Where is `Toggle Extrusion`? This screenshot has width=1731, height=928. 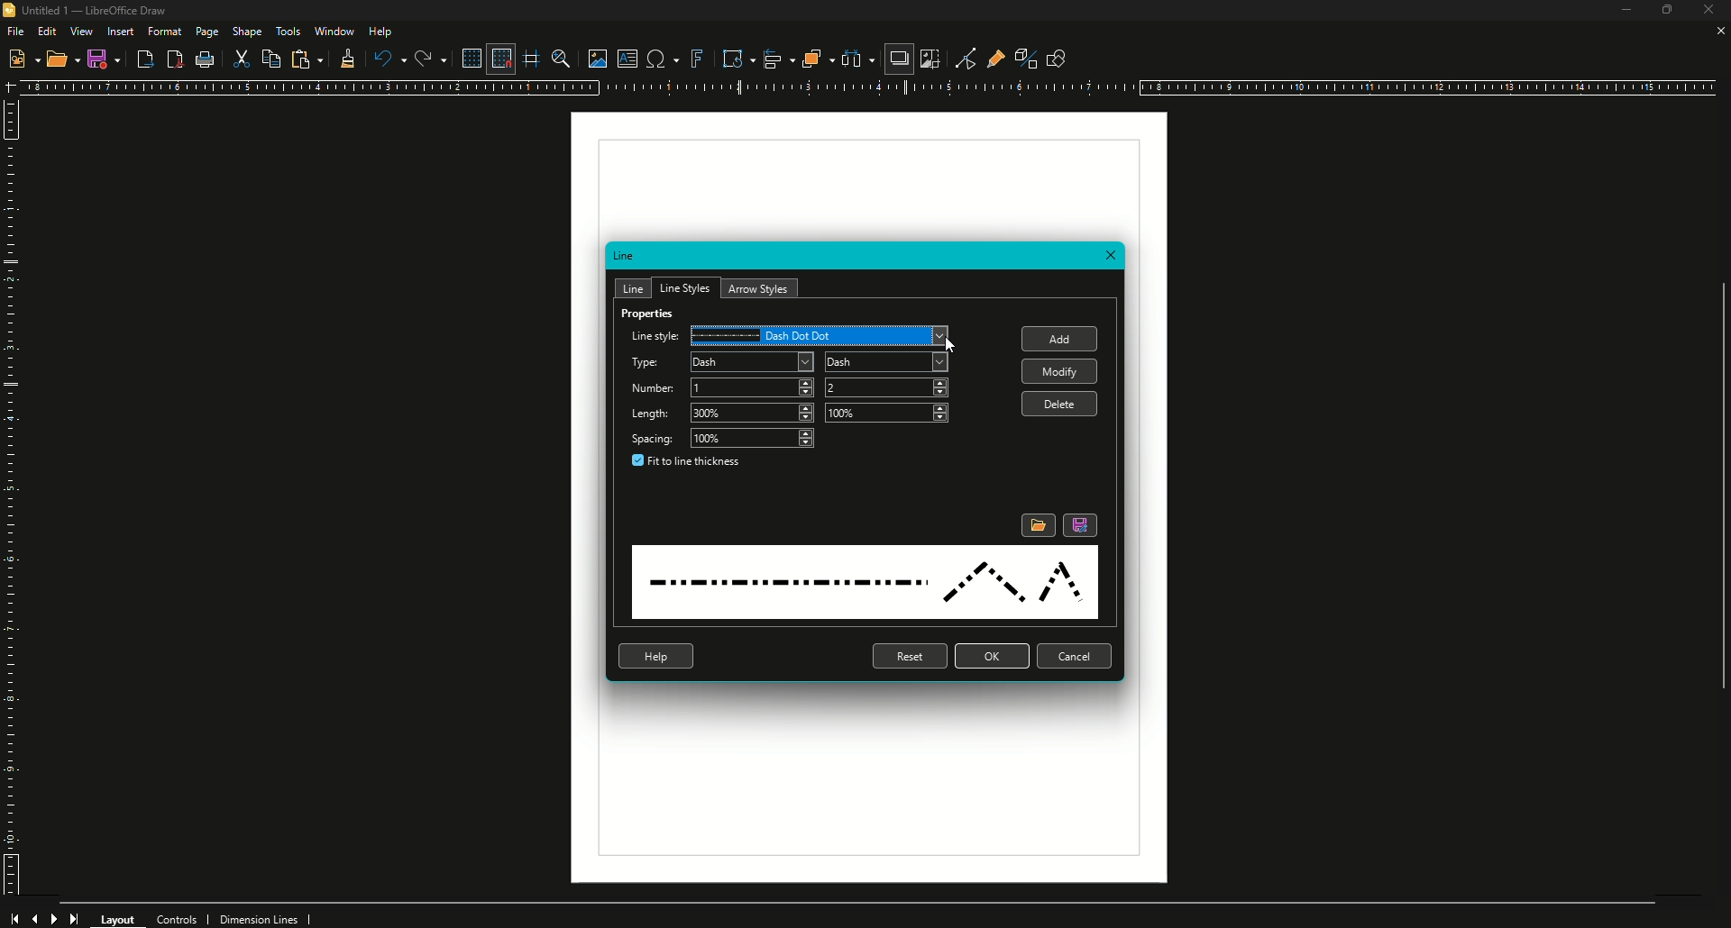 Toggle Extrusion is located at coordinates (1019, 56).